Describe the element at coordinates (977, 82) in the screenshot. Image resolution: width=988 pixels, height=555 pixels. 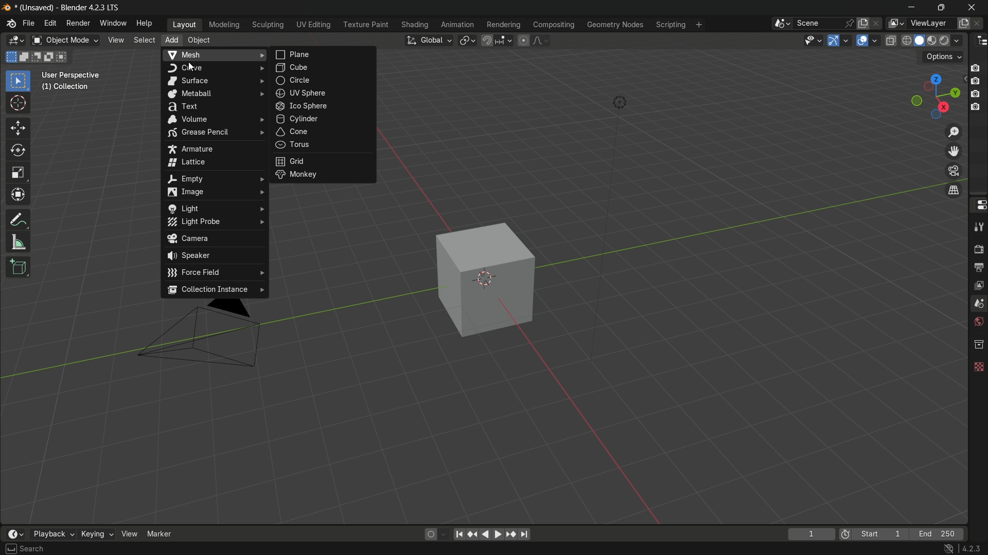
I see `capture` at that location.